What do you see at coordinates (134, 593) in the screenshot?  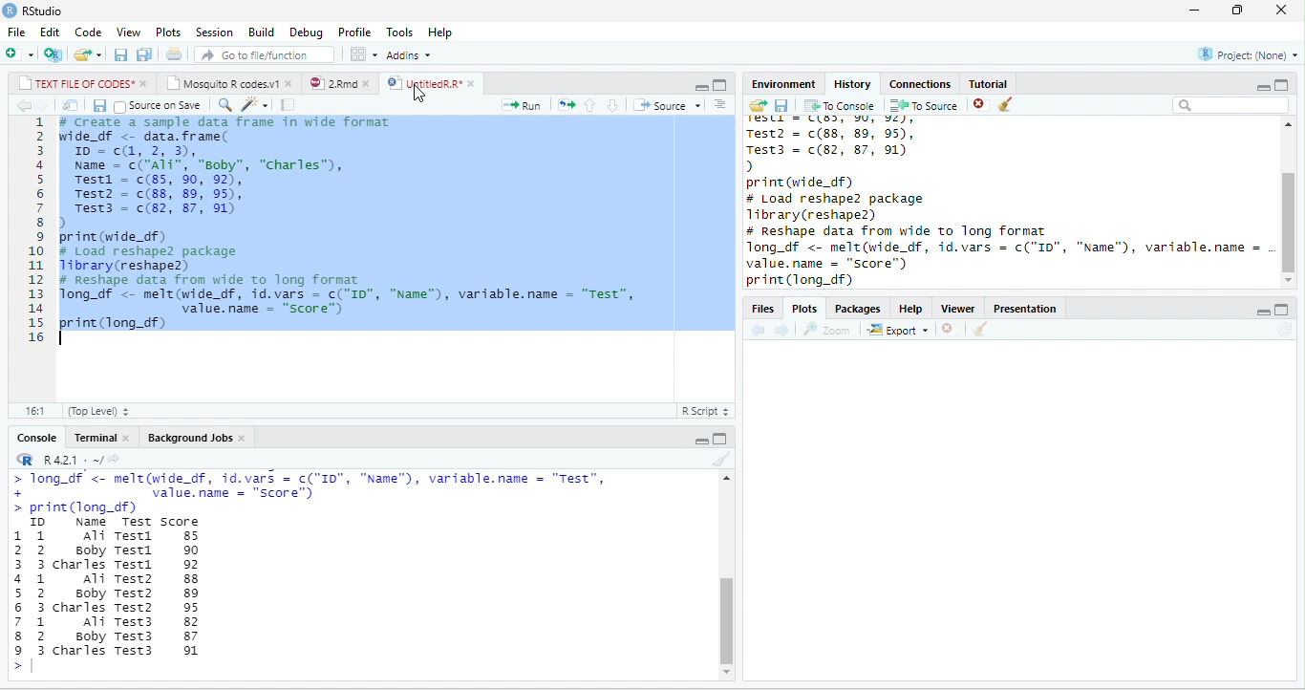 I see `Test1  Test1  Test1  Test2  Test2  Test2  Test3  Test3  Test3` at bounding box center [134, 593].